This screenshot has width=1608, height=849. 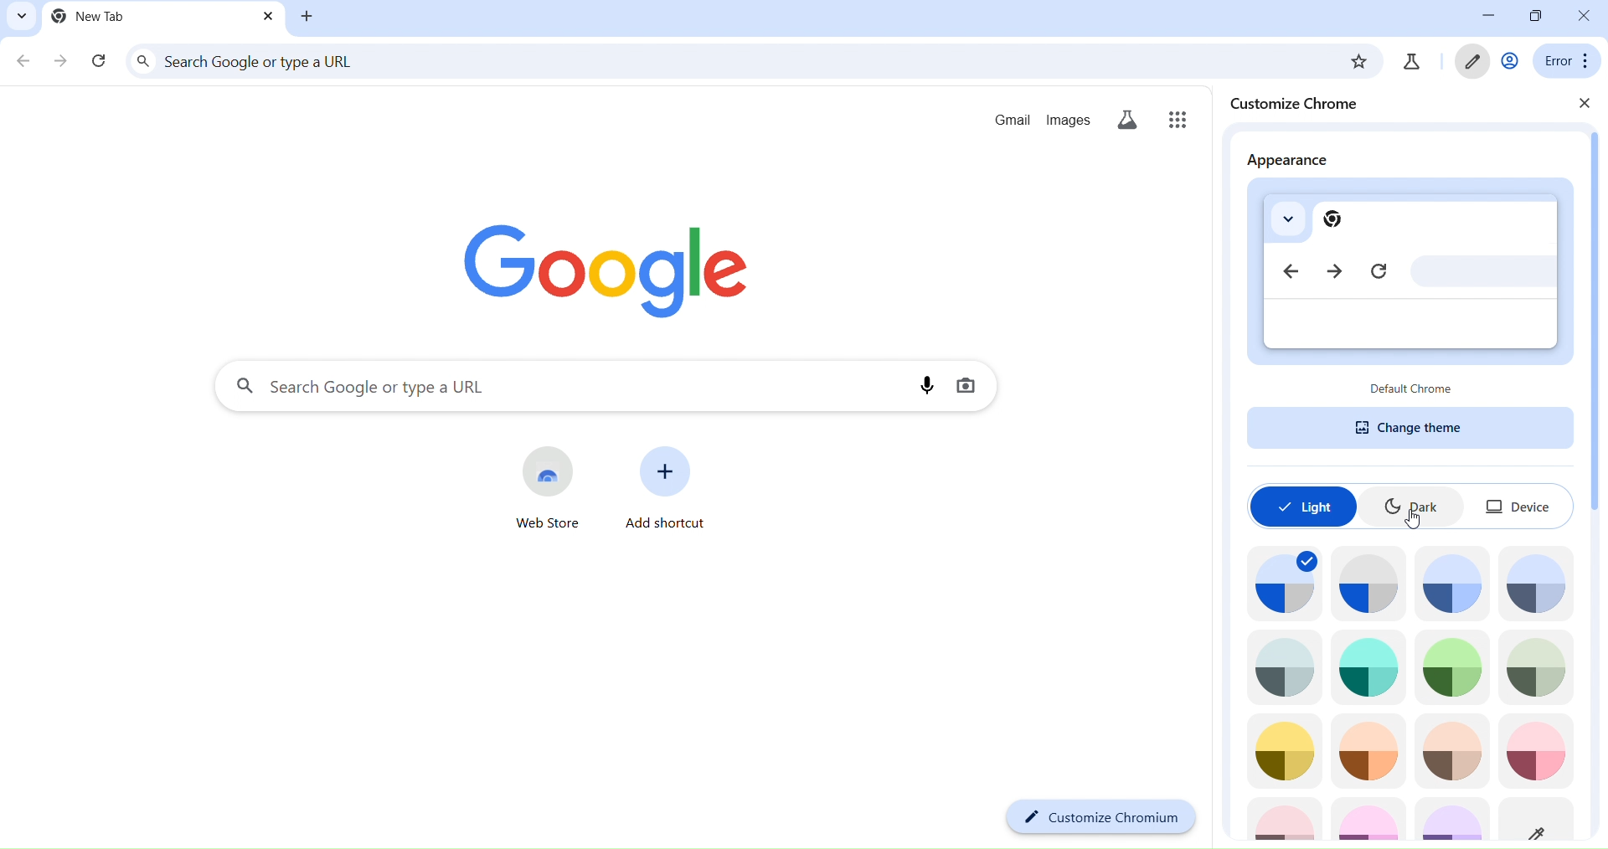 I want to click on reload page, so click(x=101, y=63).